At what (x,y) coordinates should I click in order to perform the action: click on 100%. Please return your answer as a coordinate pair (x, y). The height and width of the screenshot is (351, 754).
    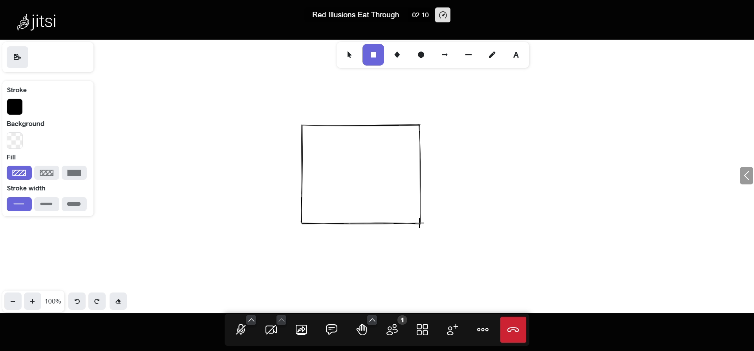
    Looking at the image, I should click on (54, 300).